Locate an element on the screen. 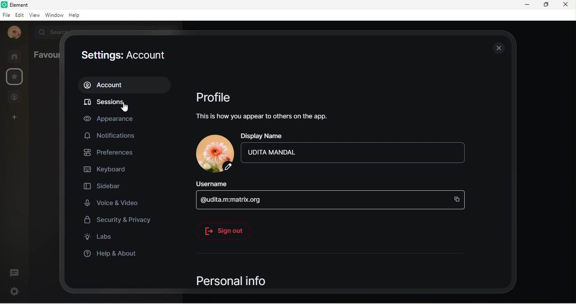  maximize is located at coordinates (545, 4).